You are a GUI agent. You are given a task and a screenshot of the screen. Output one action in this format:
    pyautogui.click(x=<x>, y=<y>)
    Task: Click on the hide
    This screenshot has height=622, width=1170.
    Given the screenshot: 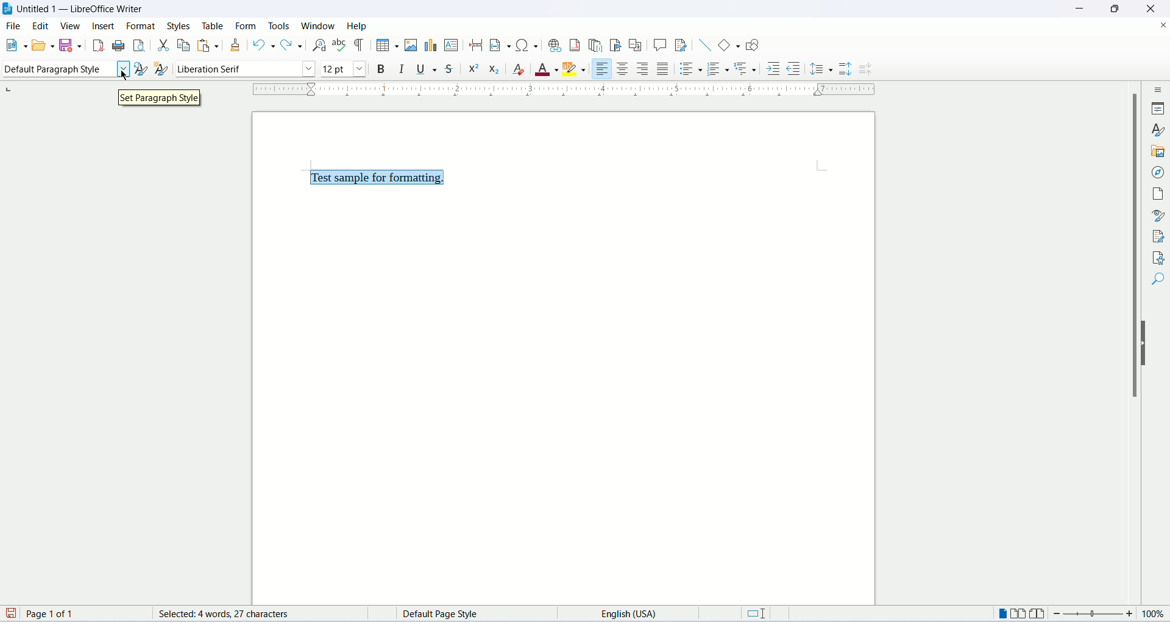 What is the action you would take?
    pyautogui.click(x=1146, y=344)
    